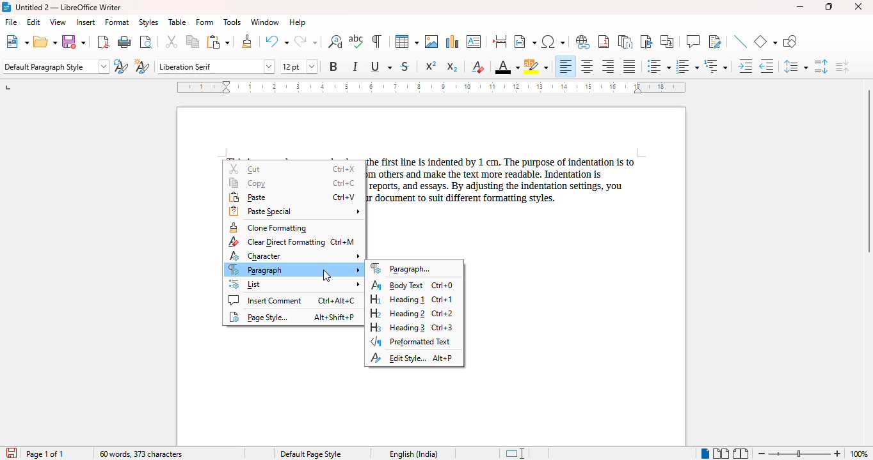 The image size is (873, 460). What do you see at coordinates (335, 41) in the screenshot?
I see `find and replace` at bounding box center [335, 41].